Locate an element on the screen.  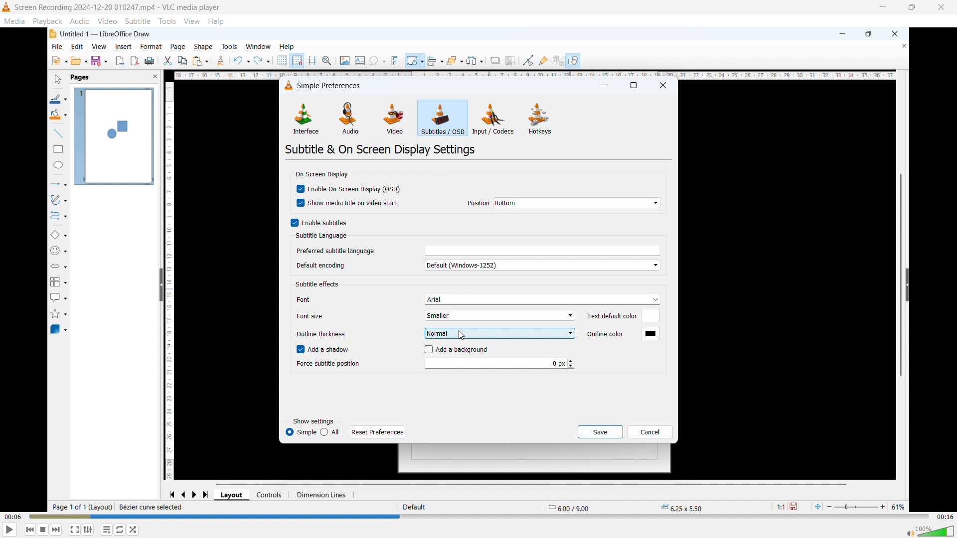
Playback  is located at coordinates (48, 21).